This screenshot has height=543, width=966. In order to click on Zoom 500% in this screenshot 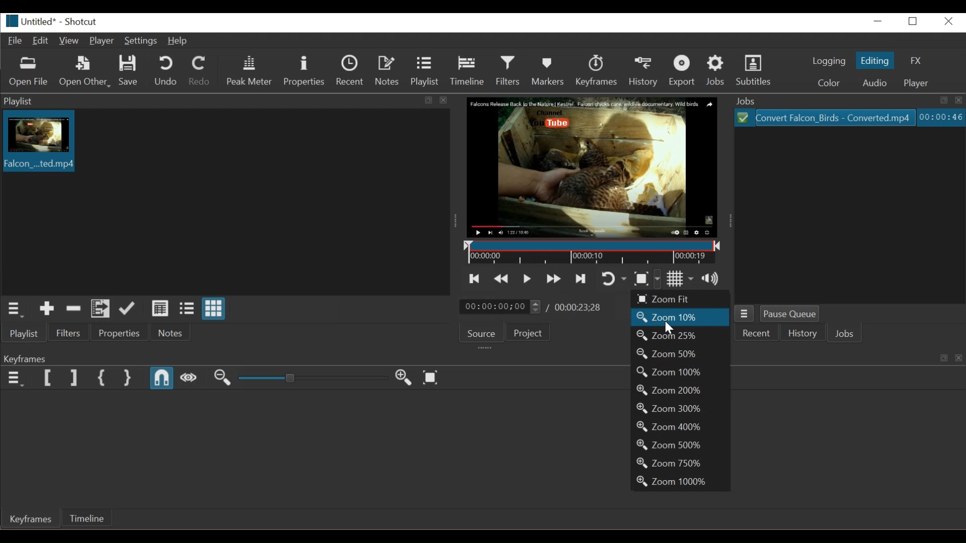, I will do `click(679, 444)`.